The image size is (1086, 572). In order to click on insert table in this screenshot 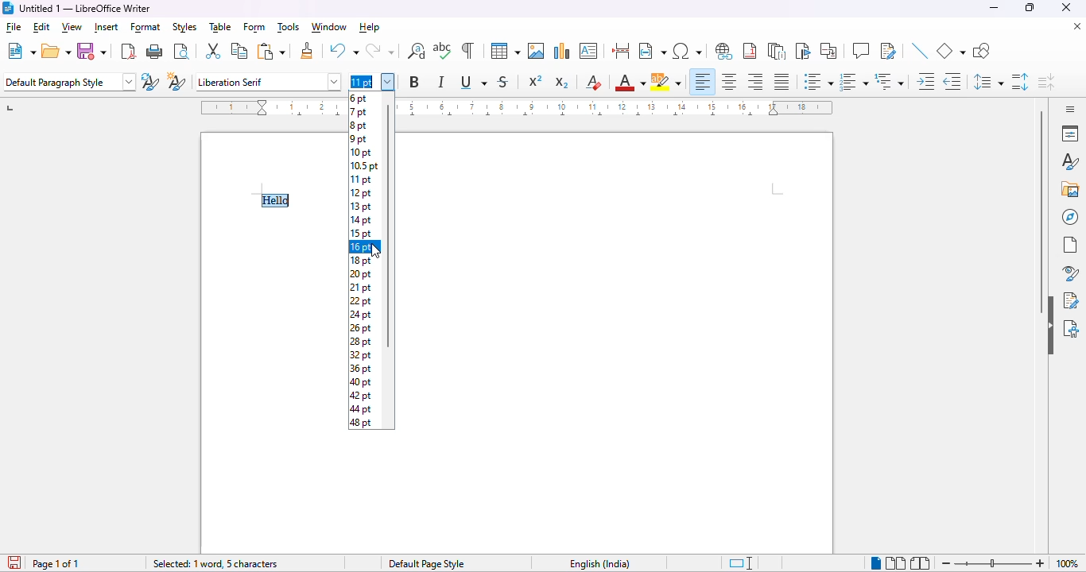, I will do `click(506, 51)`.